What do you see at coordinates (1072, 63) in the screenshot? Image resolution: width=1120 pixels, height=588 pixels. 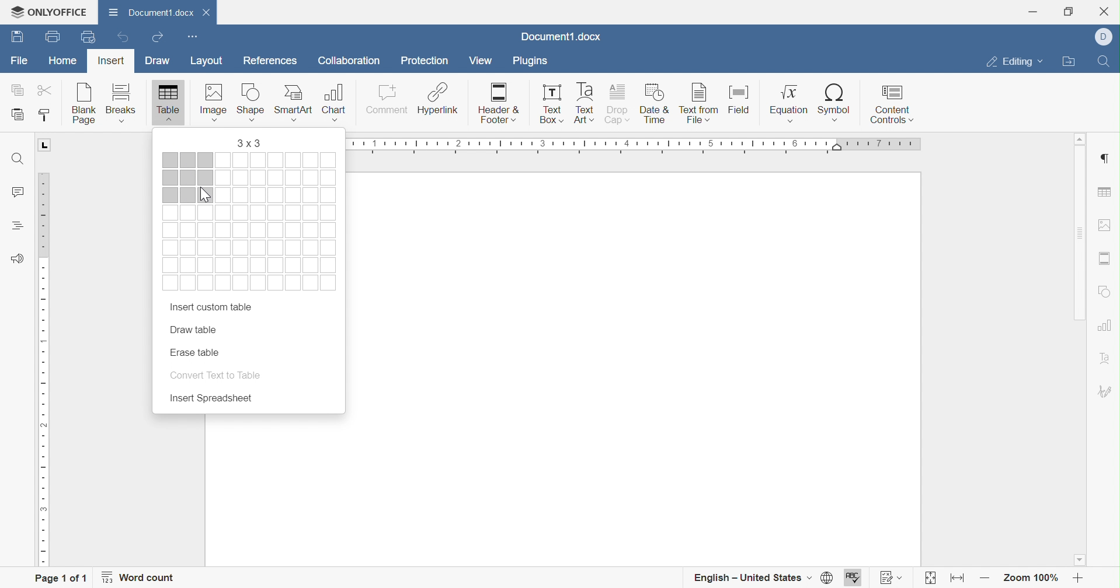 I see `Open file location` at bounding box center [1072, 63].